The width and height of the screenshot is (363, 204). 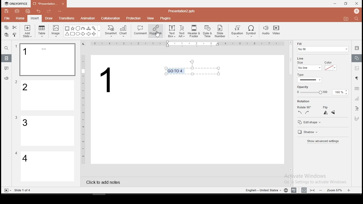 I want to click on Language, so click(x=262, y=190).